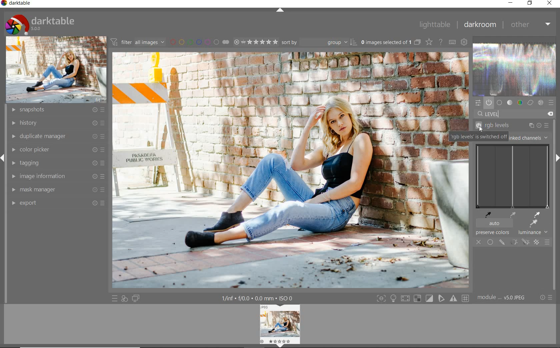 The image size is (560, 348). I want to click on auto, so click(495, 223).